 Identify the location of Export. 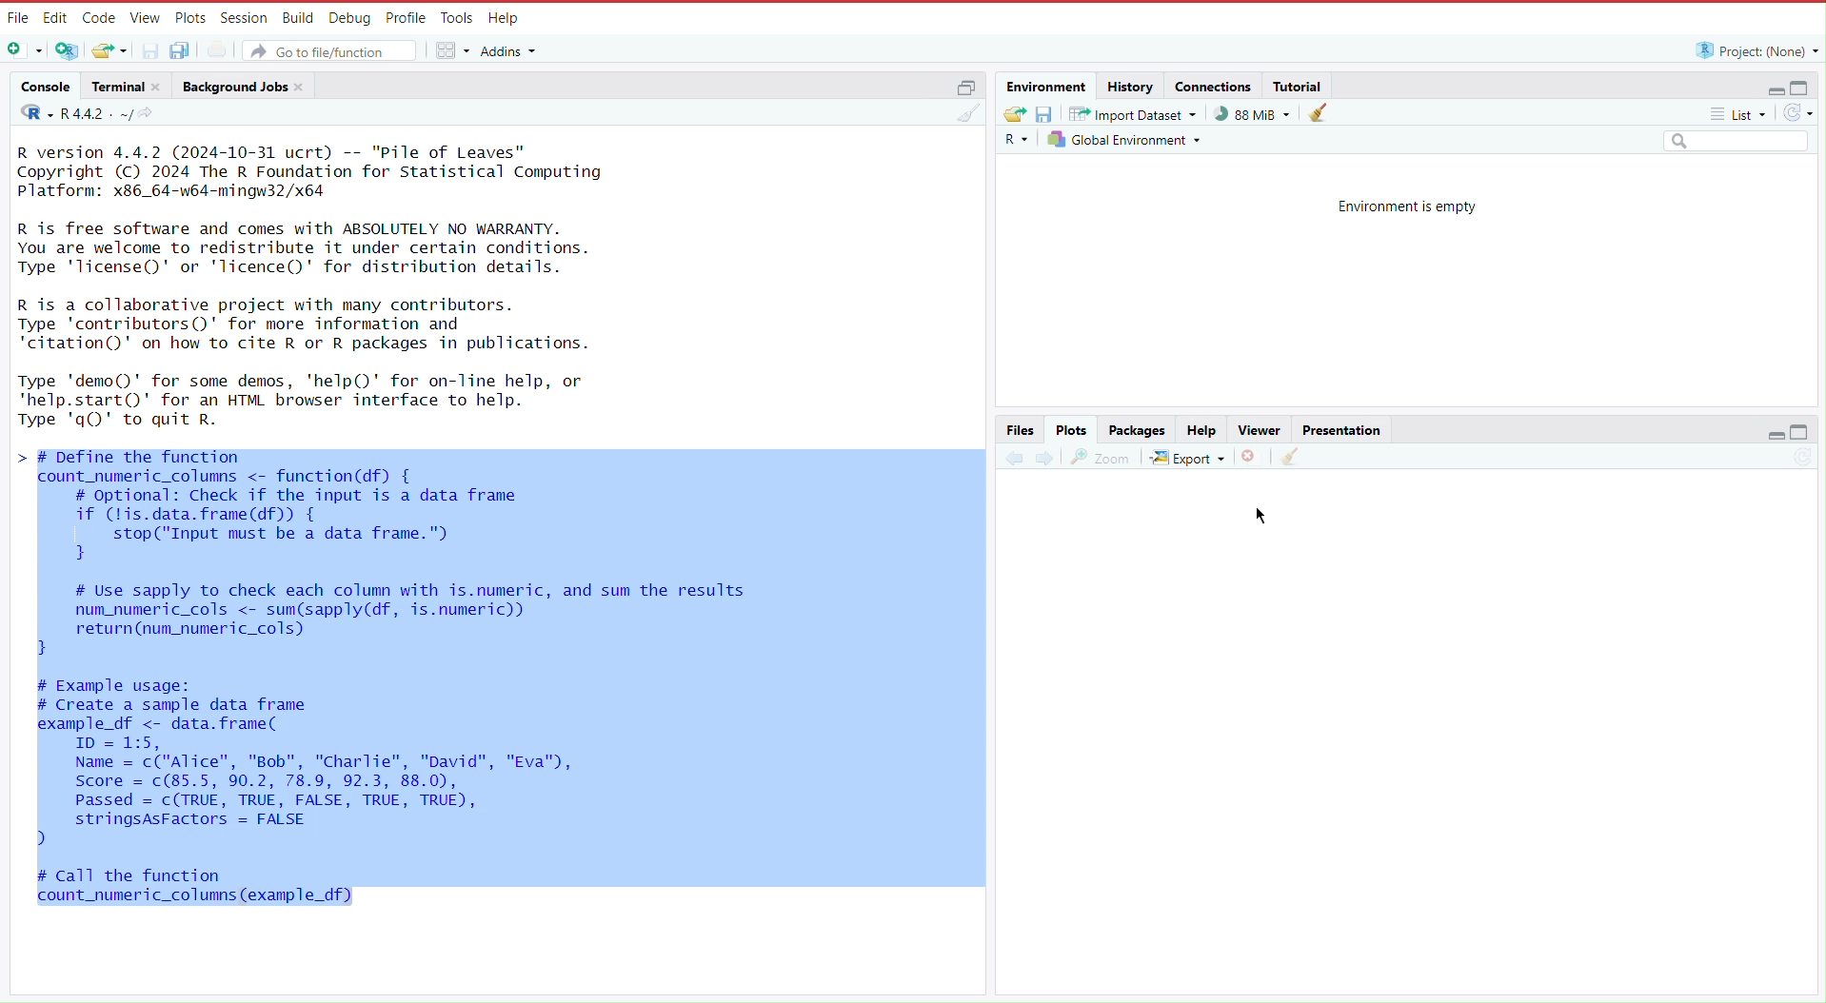
(1189, 454).